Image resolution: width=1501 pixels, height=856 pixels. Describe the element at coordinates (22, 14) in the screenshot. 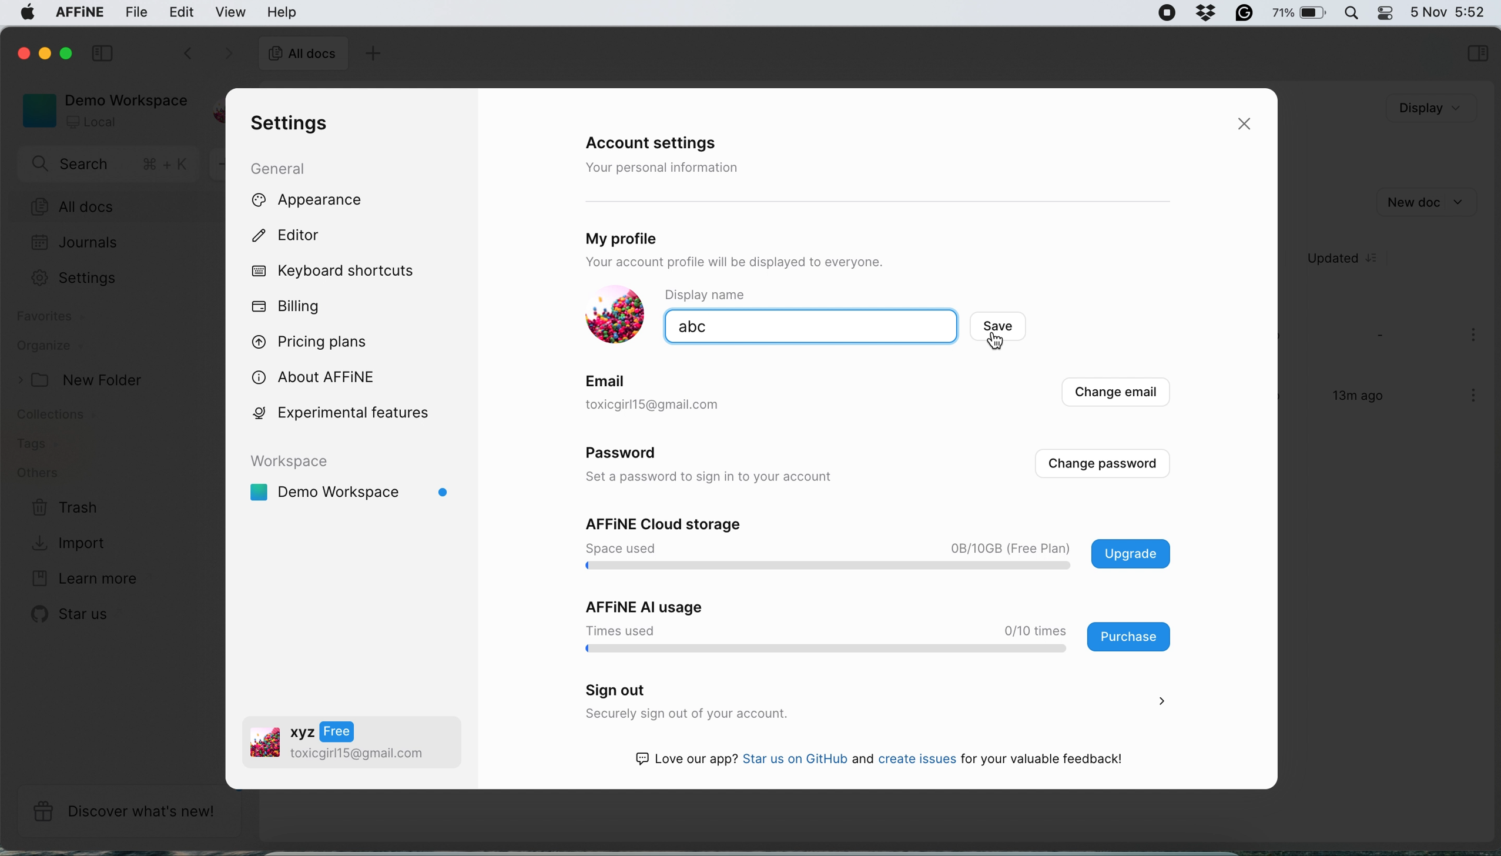

I see `system logo` at that location.